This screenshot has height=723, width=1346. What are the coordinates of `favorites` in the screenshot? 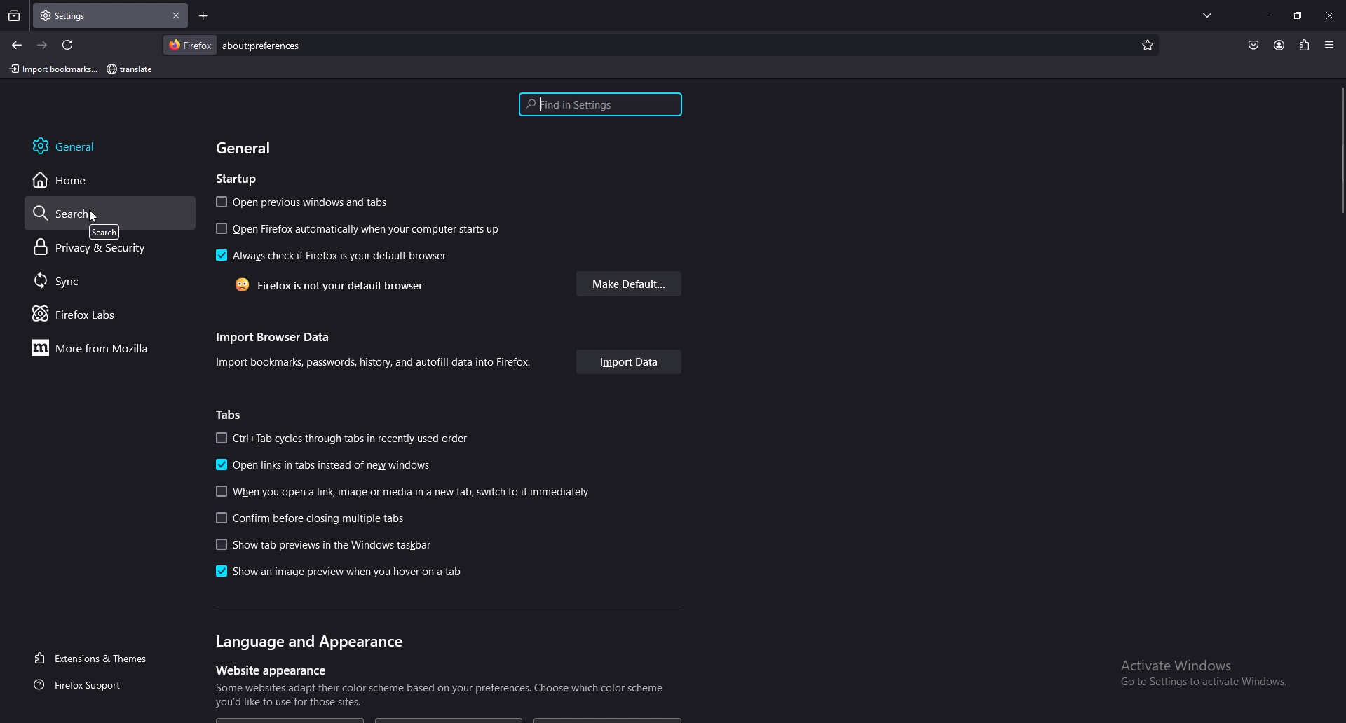 It's located at (1145, 44).